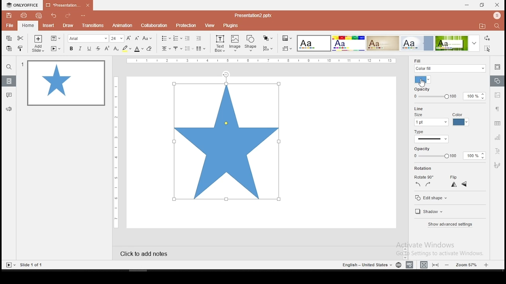 This screenshot has height=284, width=506. I want to click on zoom level, so click(467, 264).